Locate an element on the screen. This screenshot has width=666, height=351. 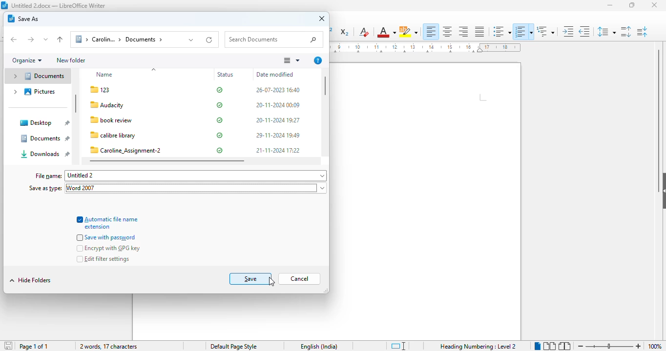
align left is located at coordinates (432, 32).